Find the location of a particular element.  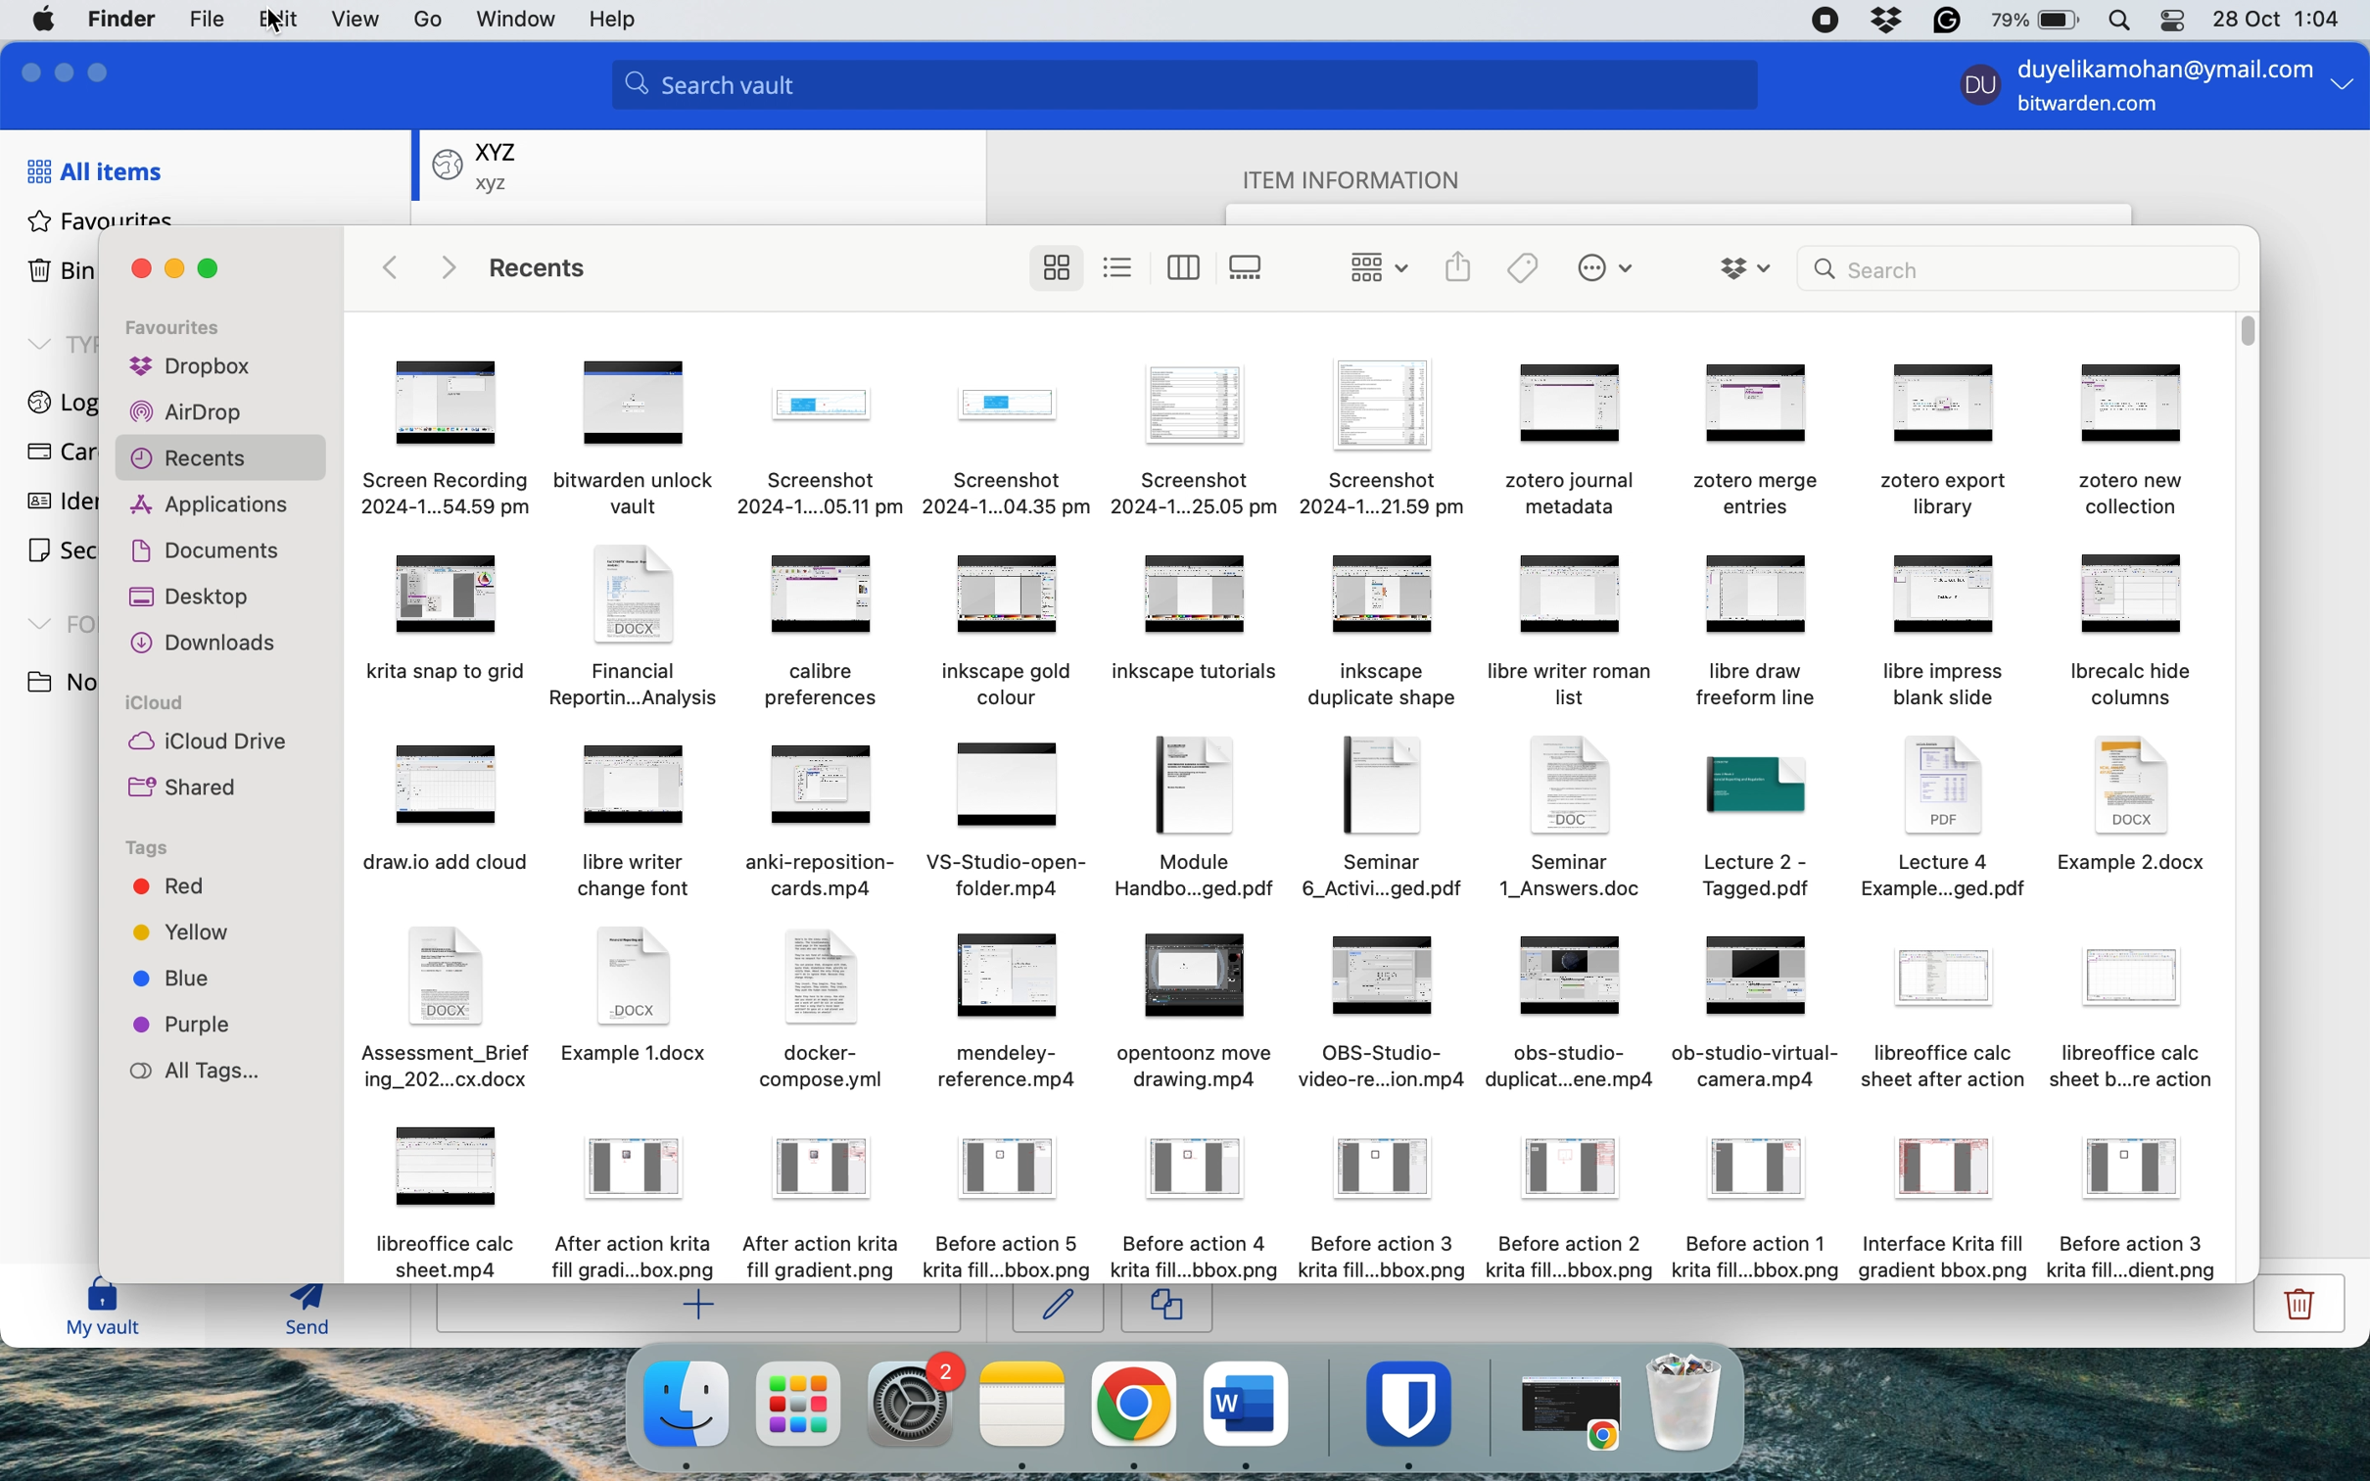

next is located at coordinates (448, 265).